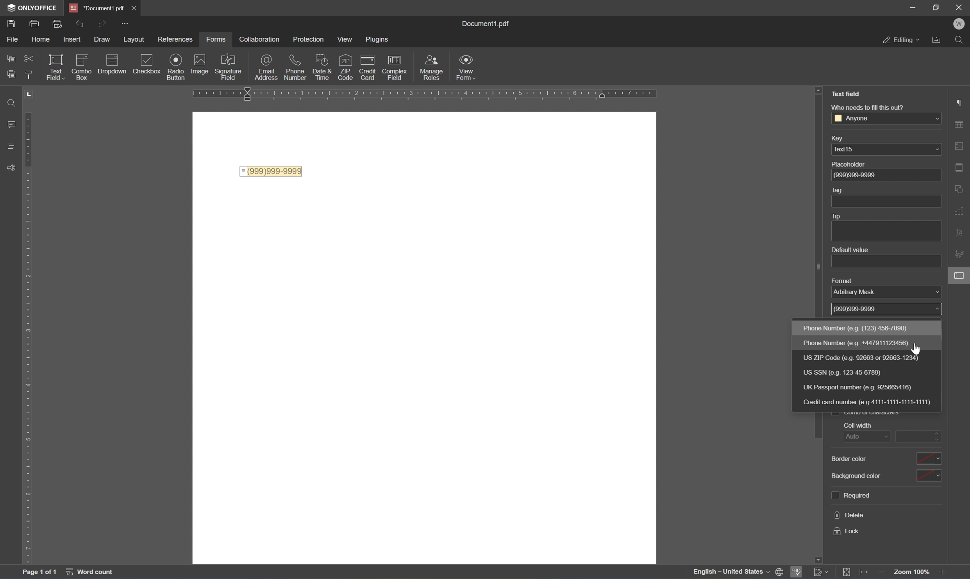 The height and width of the screenshot is (579, 970). What do you see at coordinates (861, 342) in the screenshot?
I see `phone number` at bounding box center [861, 342].